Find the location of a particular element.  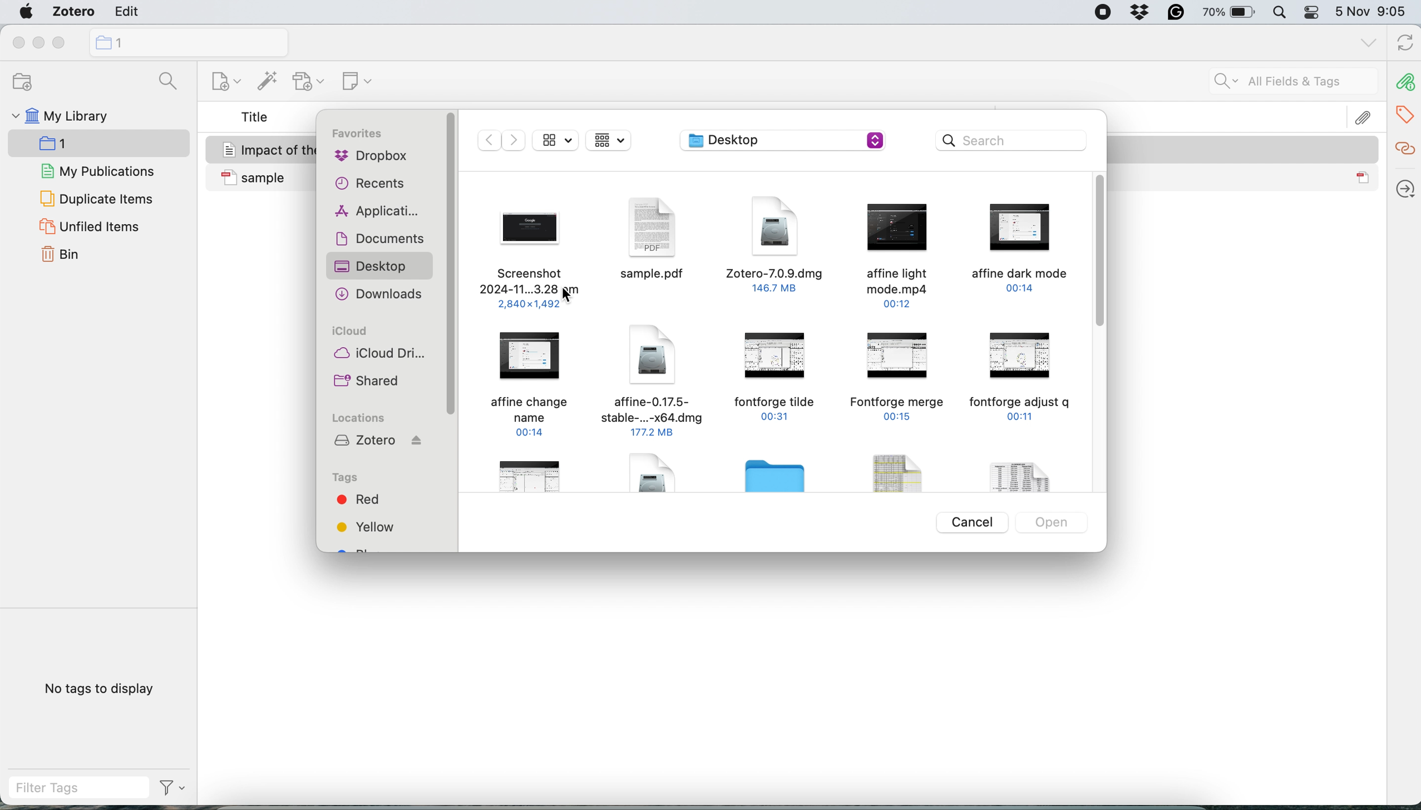

downloads is located at coordinates (379, 293).